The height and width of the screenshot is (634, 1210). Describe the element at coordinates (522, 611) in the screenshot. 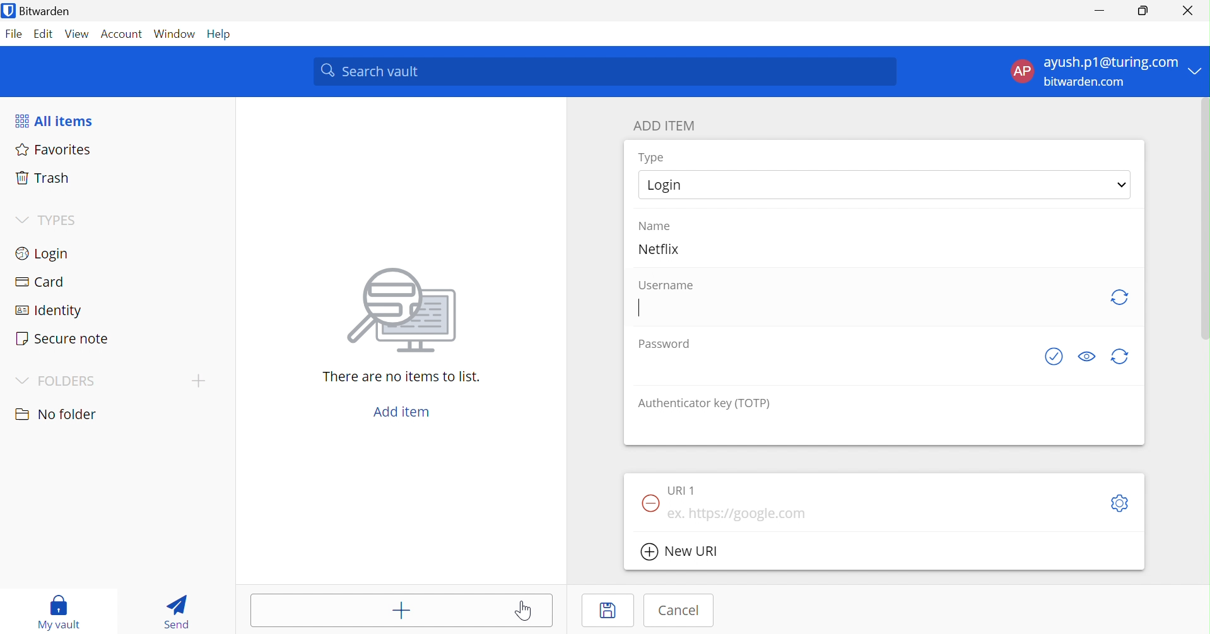

I see `Cursor` at that location.